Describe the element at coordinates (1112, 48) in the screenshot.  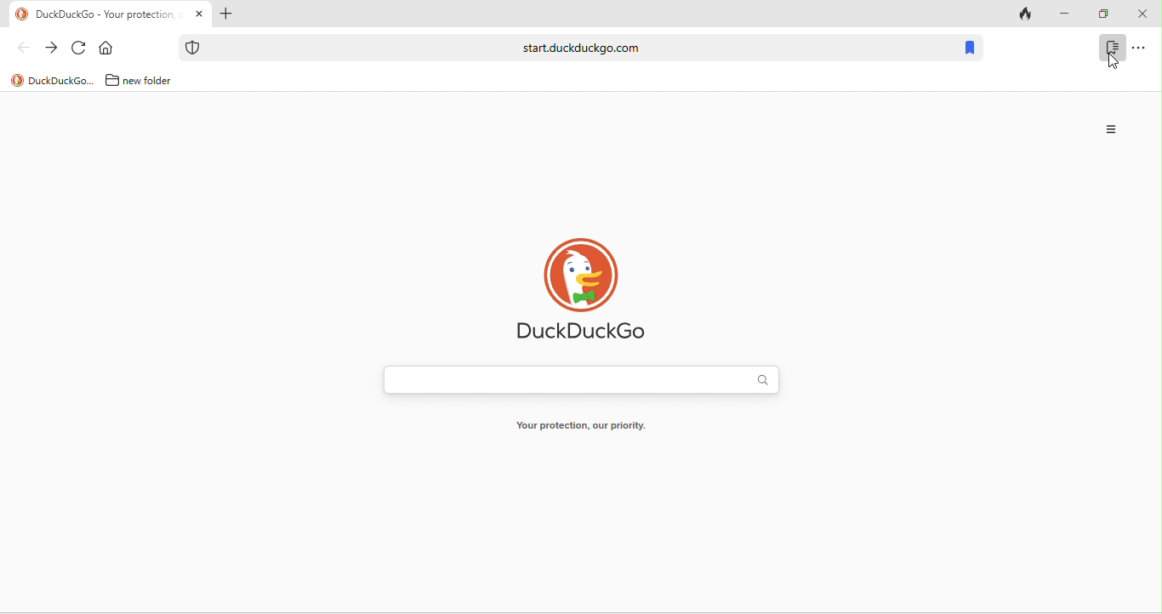
I see `bookmark` at that location.